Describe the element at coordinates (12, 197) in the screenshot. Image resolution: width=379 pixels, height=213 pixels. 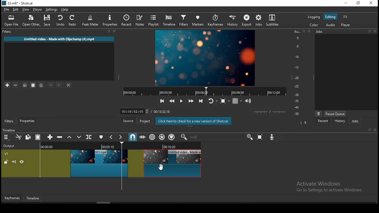
I see `Keyframe` at that location.